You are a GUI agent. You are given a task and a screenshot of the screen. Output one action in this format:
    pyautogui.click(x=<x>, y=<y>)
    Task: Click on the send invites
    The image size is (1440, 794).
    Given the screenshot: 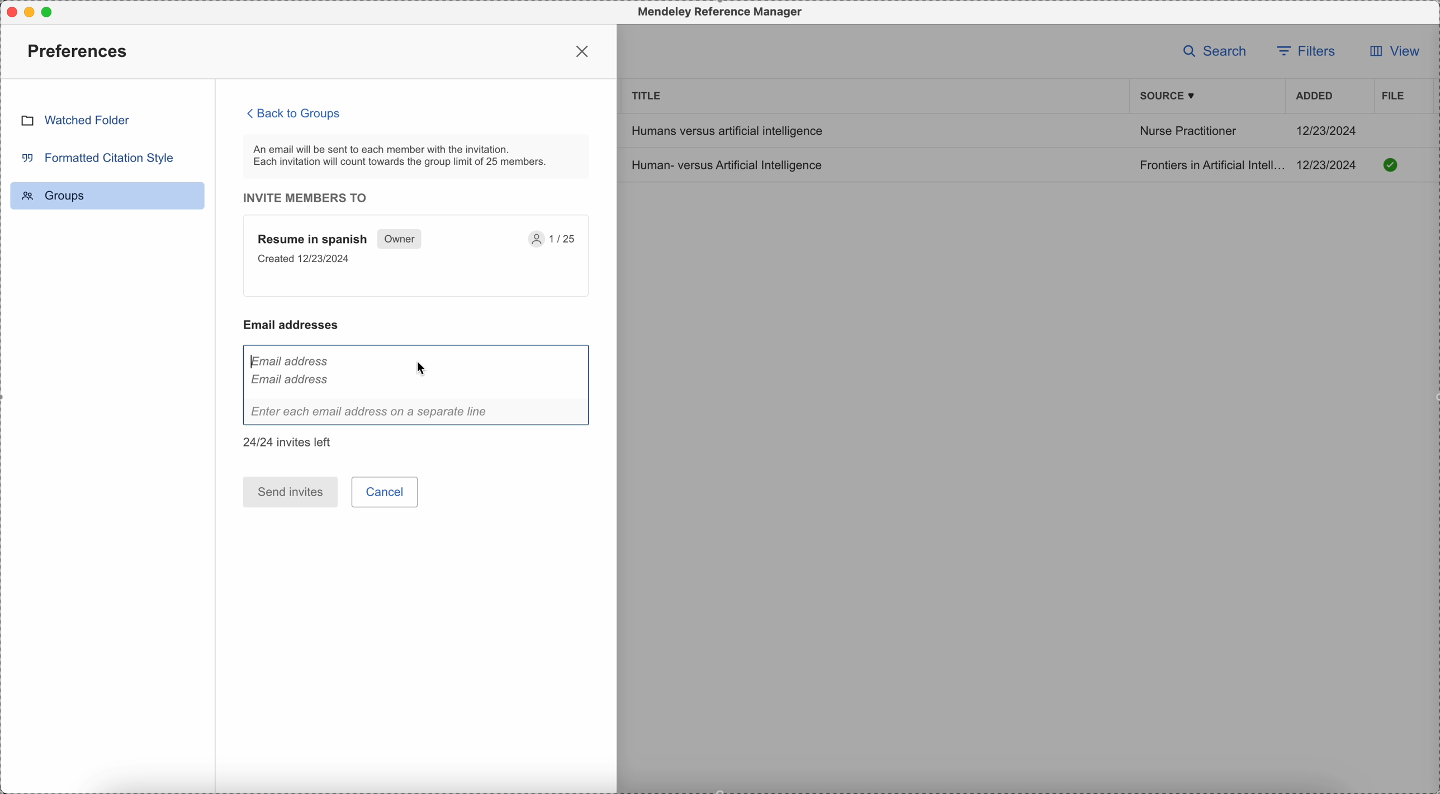 What is the action you would take?
    pyautogui.click(x=290, y=492)
    